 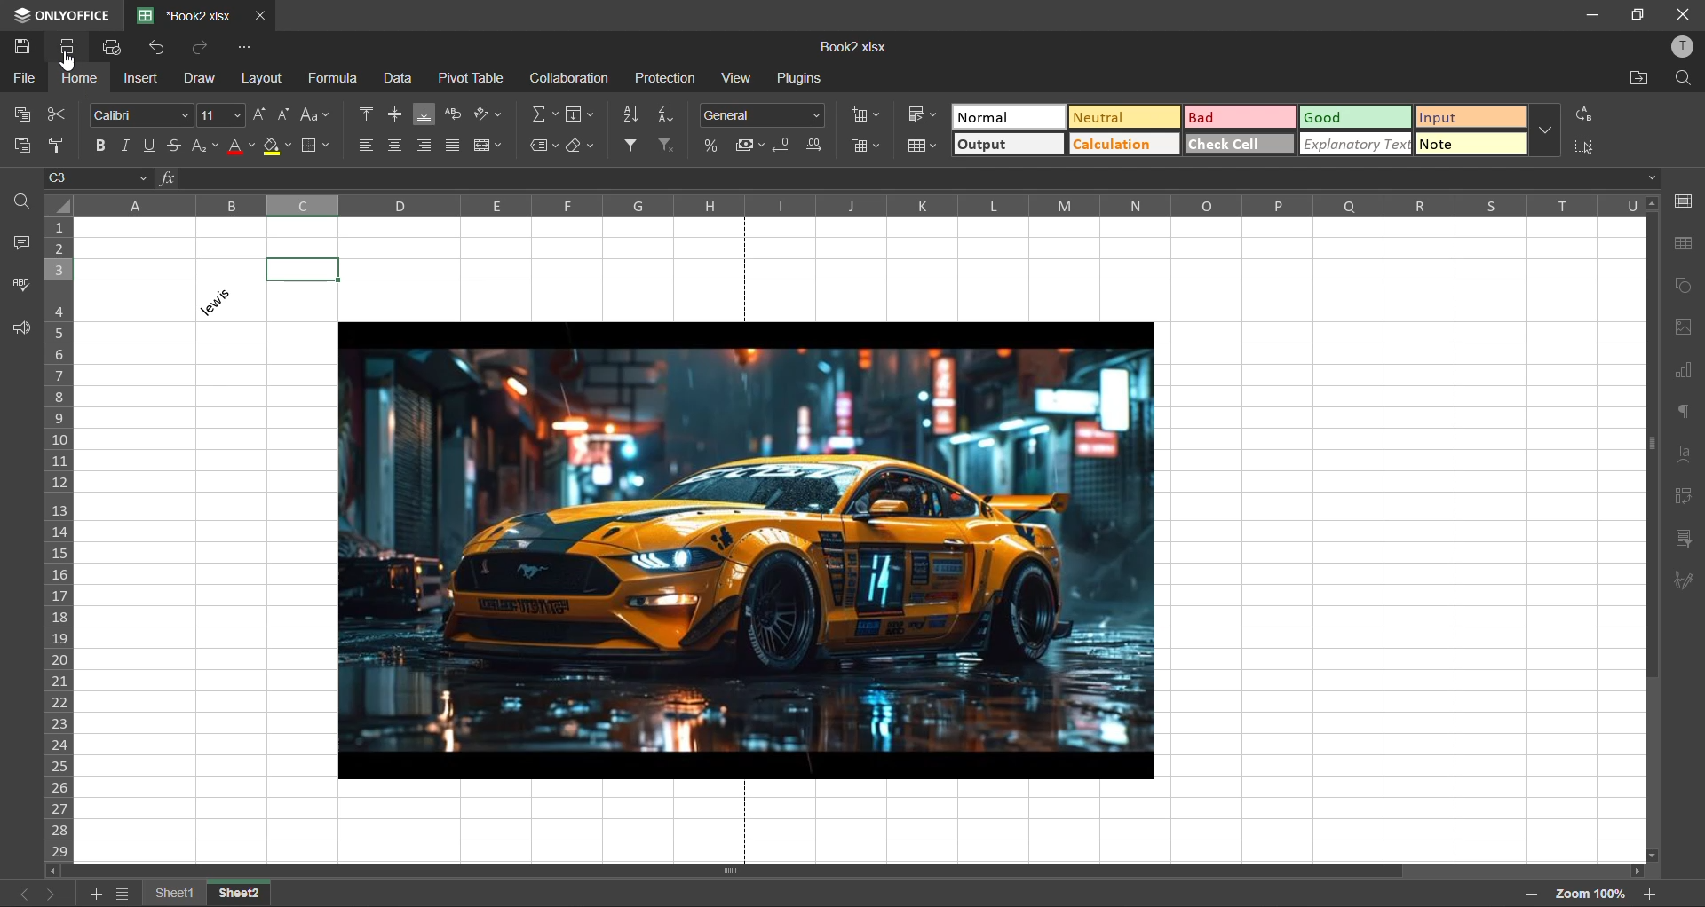 What do you see at coordinates (196, 83) in the screenshot?
I see `draw` at bounding box center [196, 83].